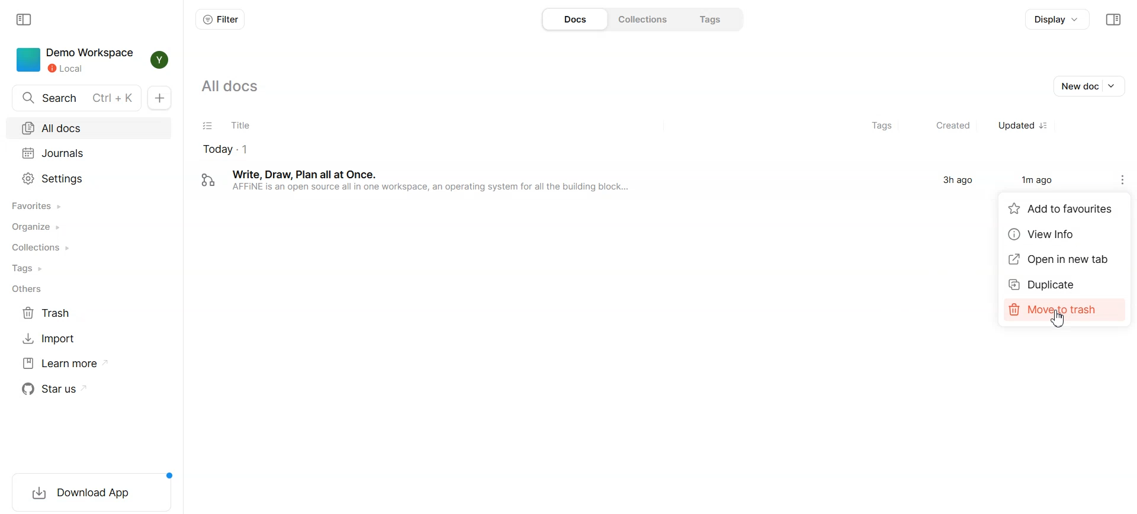 The height and width of the screenshot is (514, 1137). I want to click on View Info, so click(1065, 234).